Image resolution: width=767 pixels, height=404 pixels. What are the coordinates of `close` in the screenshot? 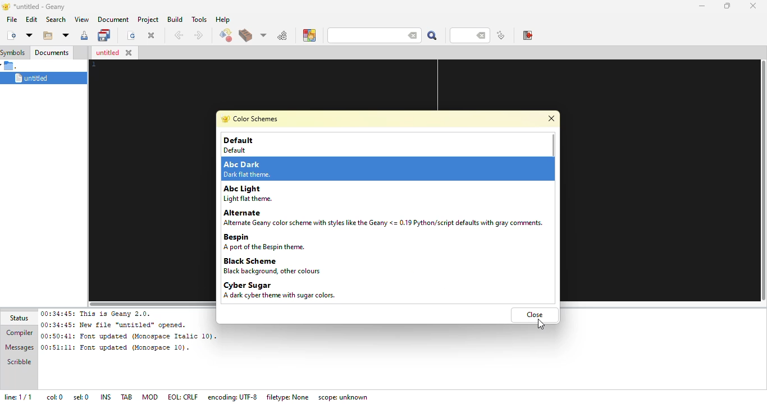 It's located at (536, 314).